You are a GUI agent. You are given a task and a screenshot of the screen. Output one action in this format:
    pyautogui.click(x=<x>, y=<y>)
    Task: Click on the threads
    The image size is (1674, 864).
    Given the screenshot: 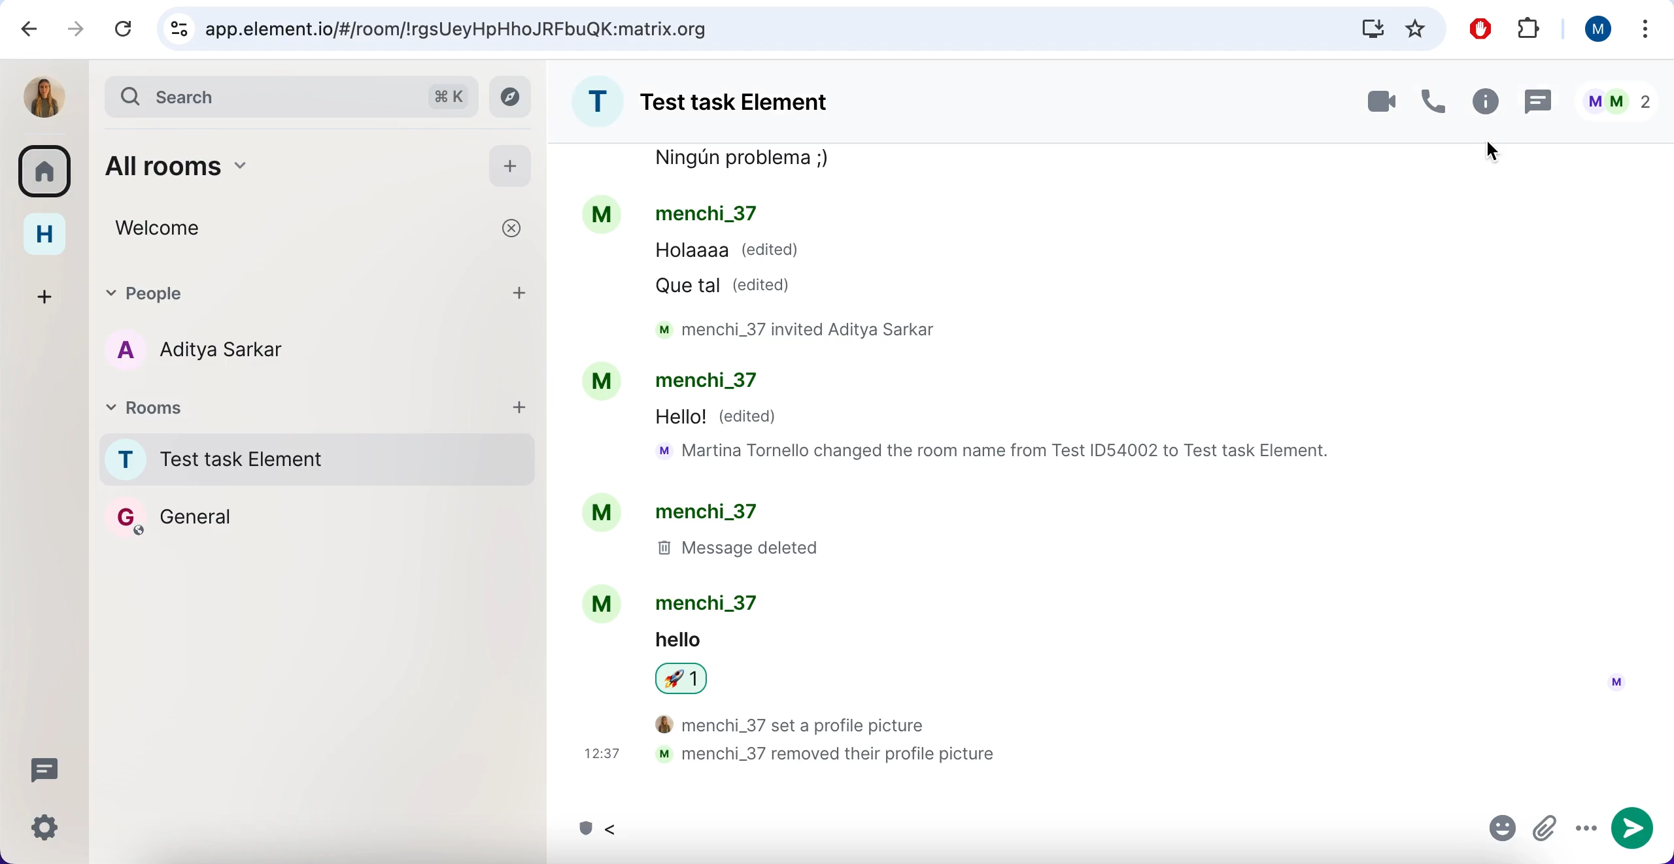 What is the action you would take?
    pyautogui.click(x=1539, y=102)
    